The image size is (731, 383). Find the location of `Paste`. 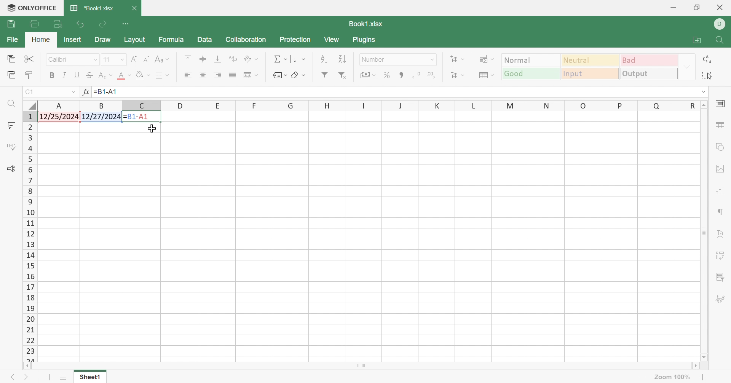

Paste is located at coordinates (12, 76).